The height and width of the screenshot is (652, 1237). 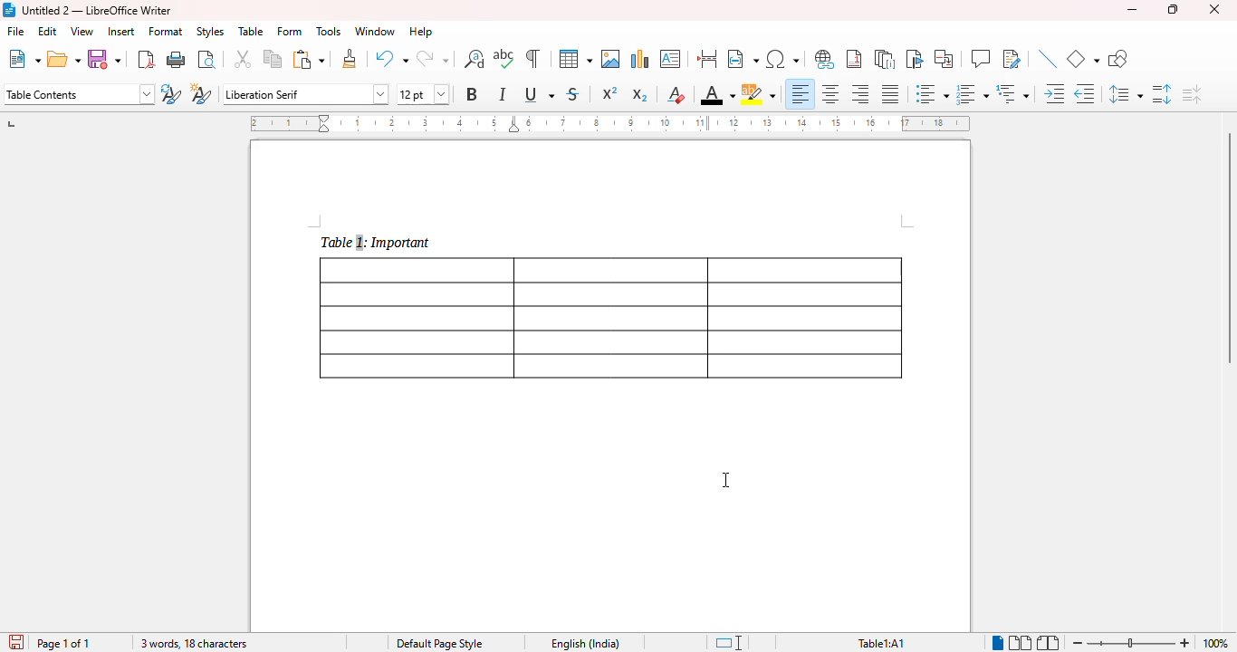 What do you see at coordinates (758, 94) in the screenshot?
I see `character highlighting color` at bounding box center [758, 94].